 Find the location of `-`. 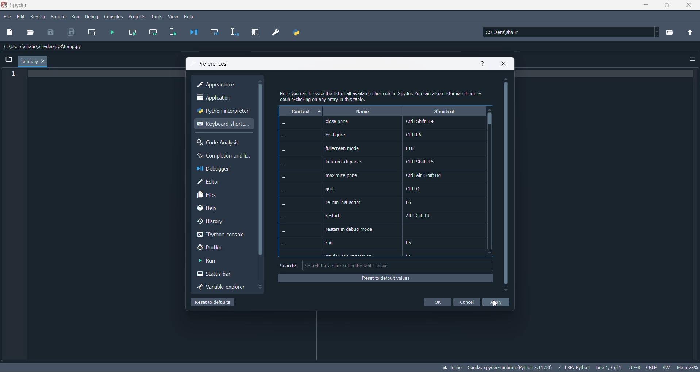

- is located at coordinates (285, 245).